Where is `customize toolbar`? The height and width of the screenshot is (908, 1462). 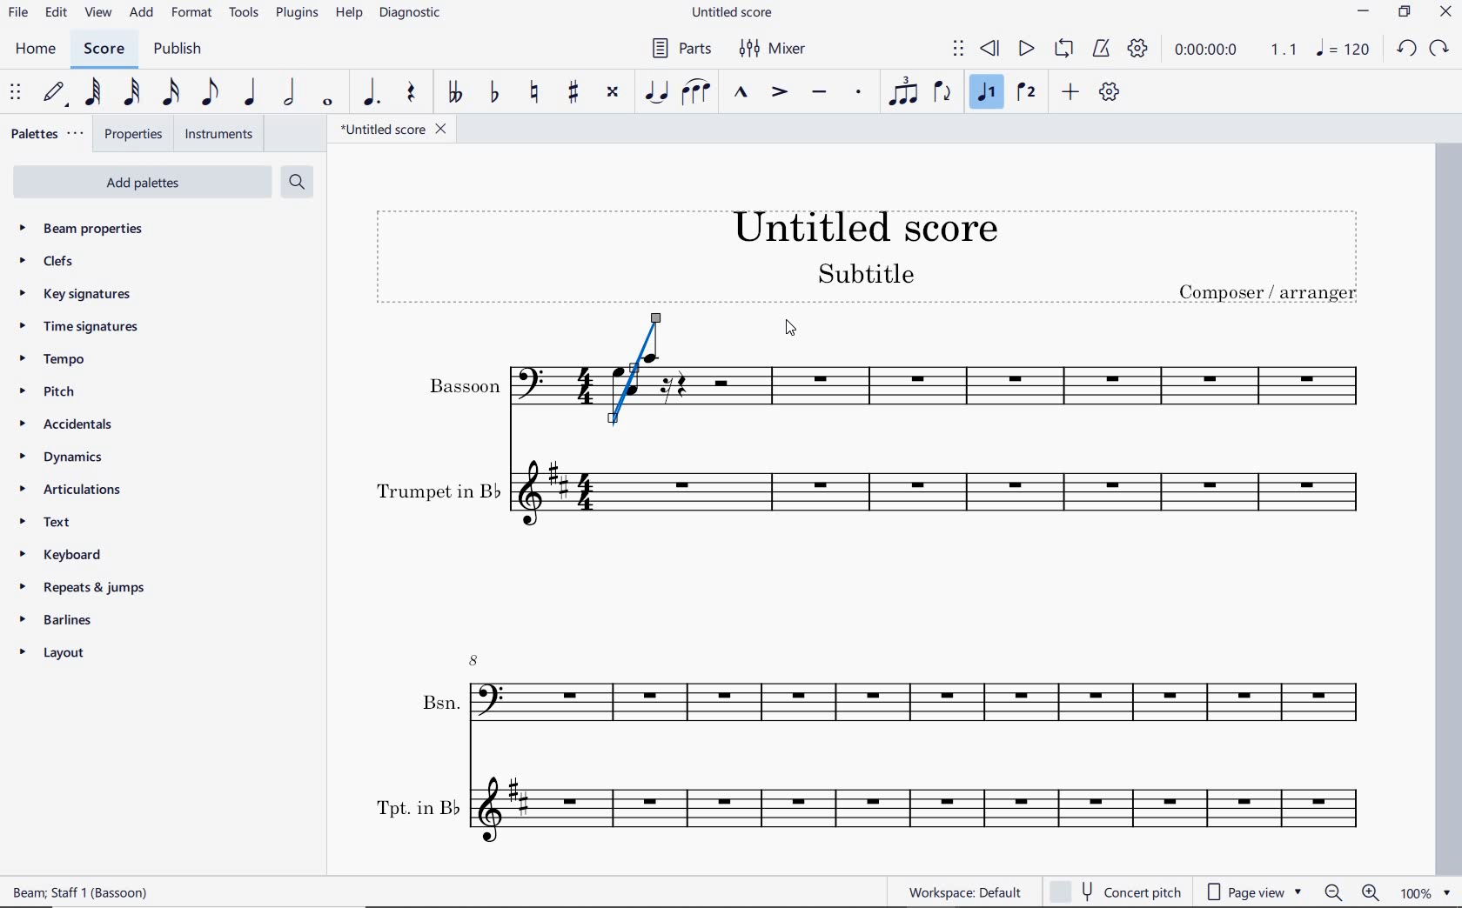
customize toolbar is located at coordinates (1110, 93).